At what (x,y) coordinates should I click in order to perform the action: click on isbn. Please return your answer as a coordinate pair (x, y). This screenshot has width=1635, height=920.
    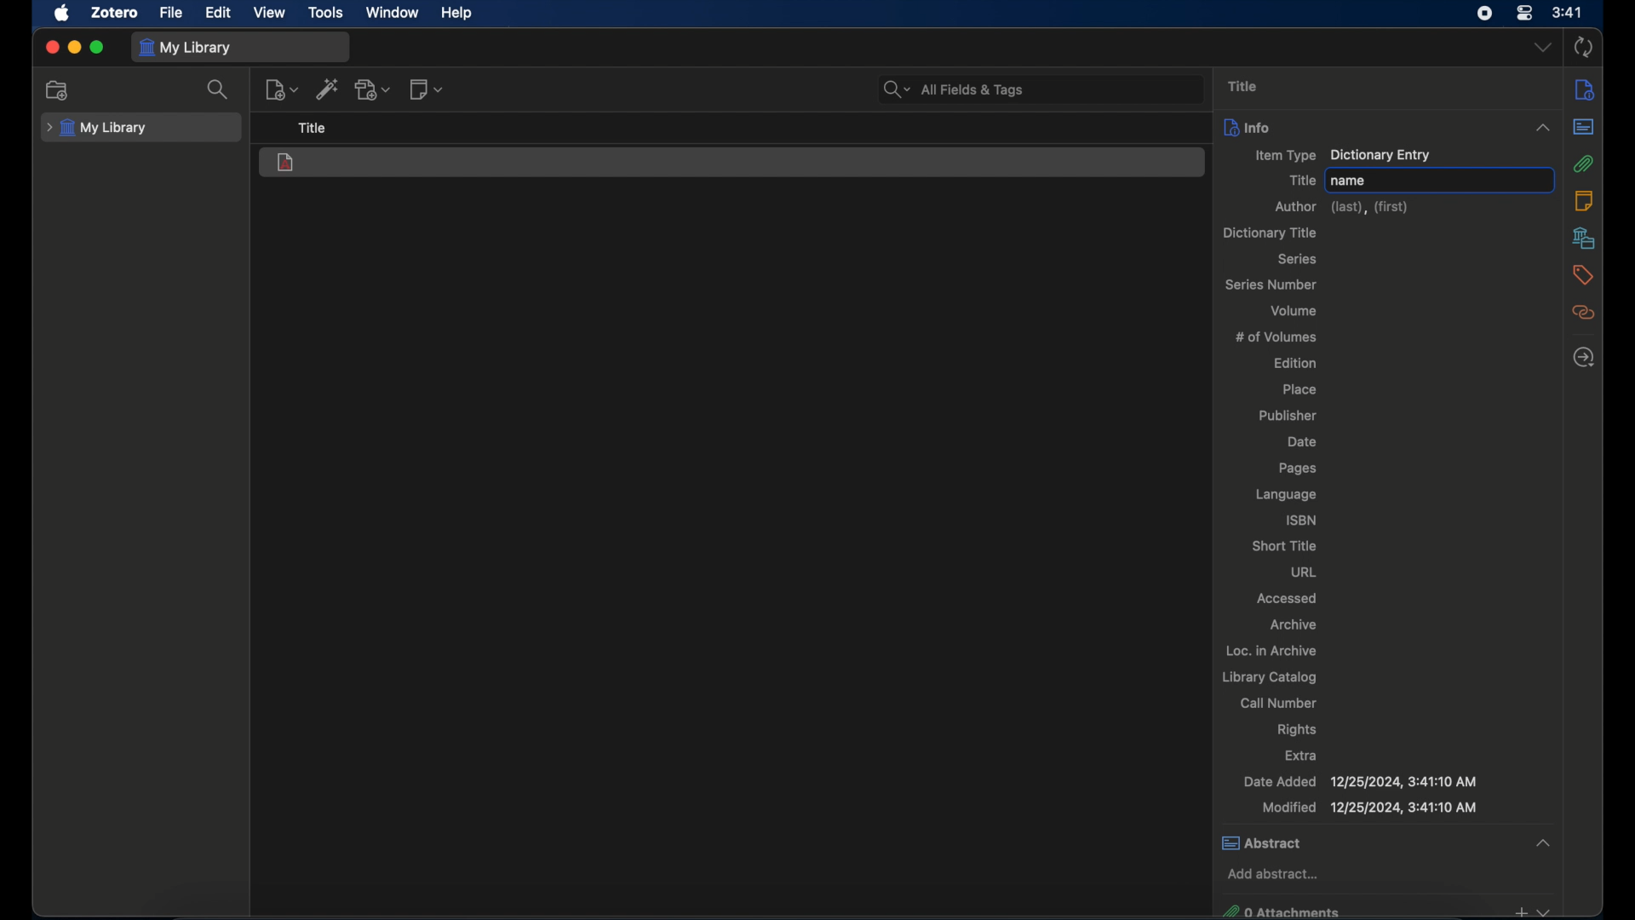
    Looking at the image, I should click on (1303, 520).